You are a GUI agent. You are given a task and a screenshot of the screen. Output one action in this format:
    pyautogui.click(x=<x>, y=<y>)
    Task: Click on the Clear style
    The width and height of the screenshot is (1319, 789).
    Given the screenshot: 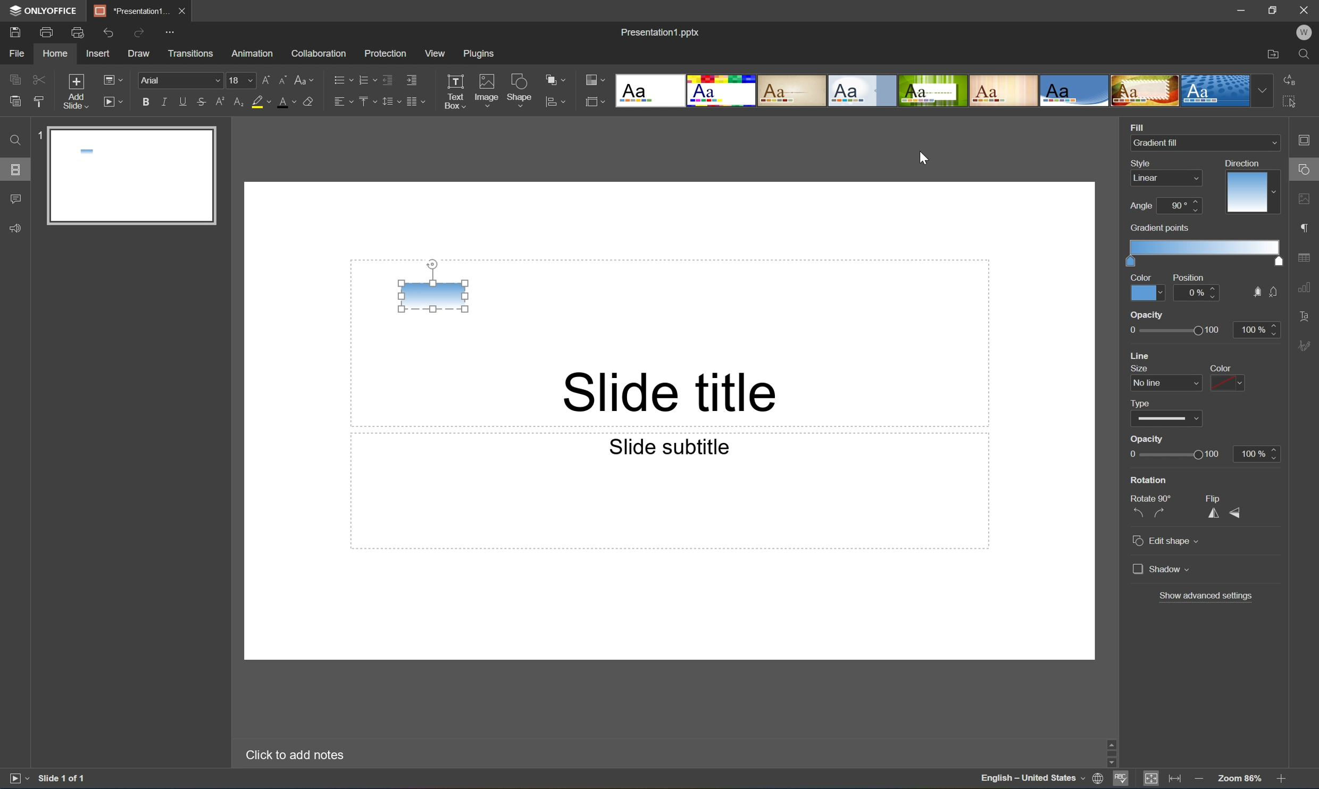 What is the action you would take?
    pyautogui.click(x=308, y=100)
    